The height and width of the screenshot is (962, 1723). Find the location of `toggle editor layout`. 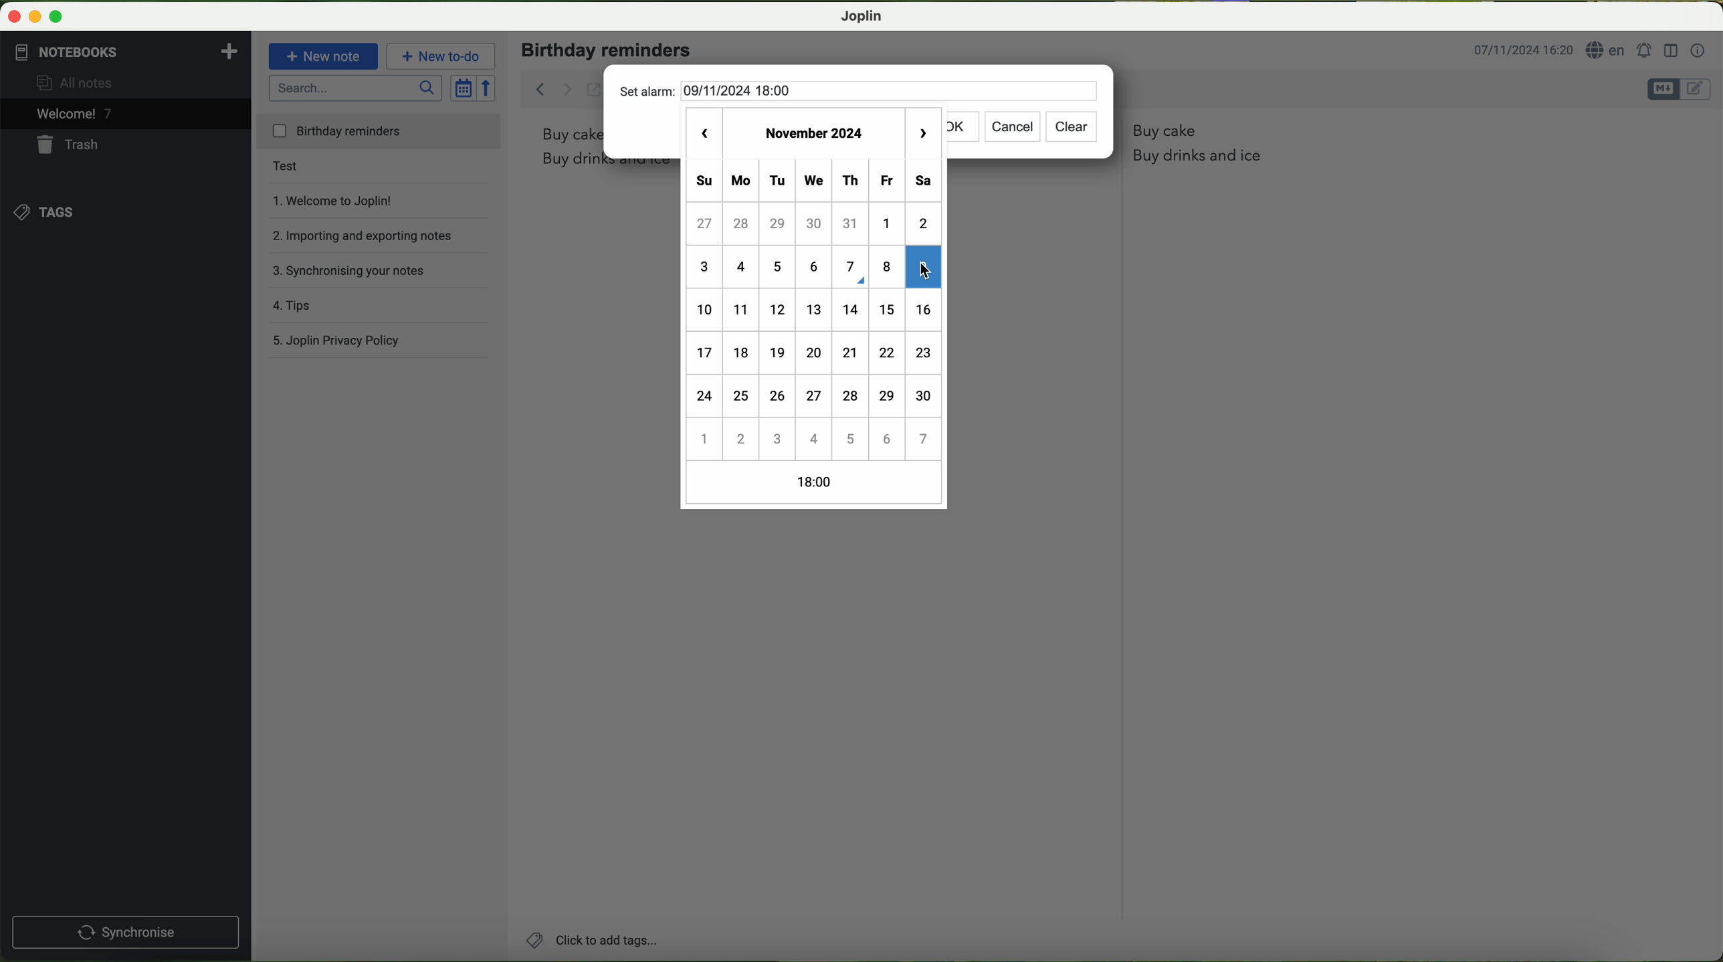

toggle editor layout is located at coordinates (1667, 49).